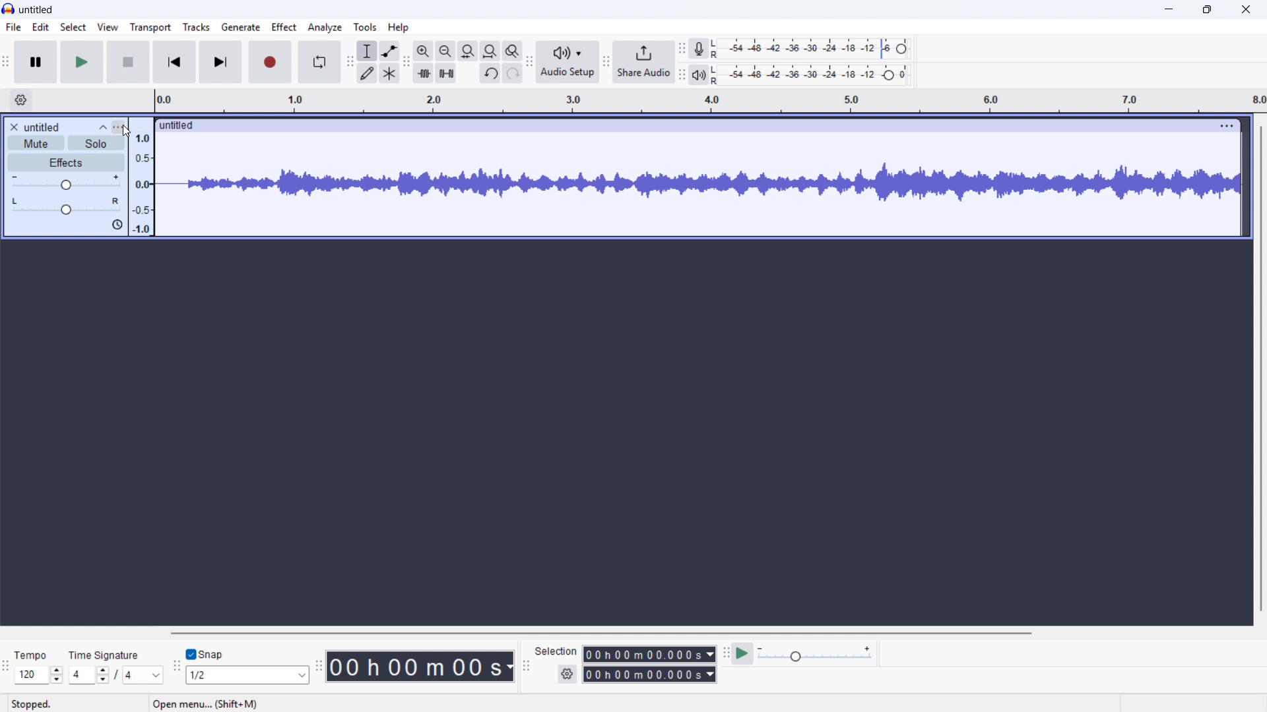 This screenshot has width=1267, height=712. I want to click on Edit toolbar , so click(406, 63).